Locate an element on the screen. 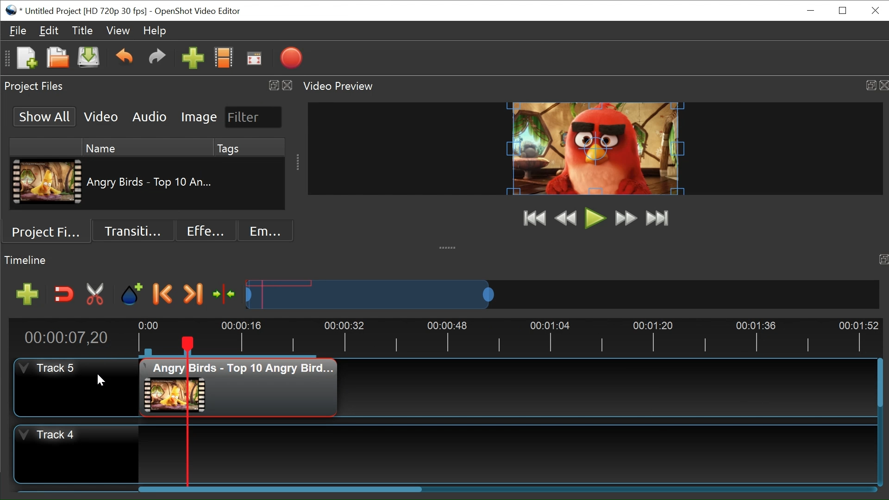  Redo is located at coordinates (159, 58).